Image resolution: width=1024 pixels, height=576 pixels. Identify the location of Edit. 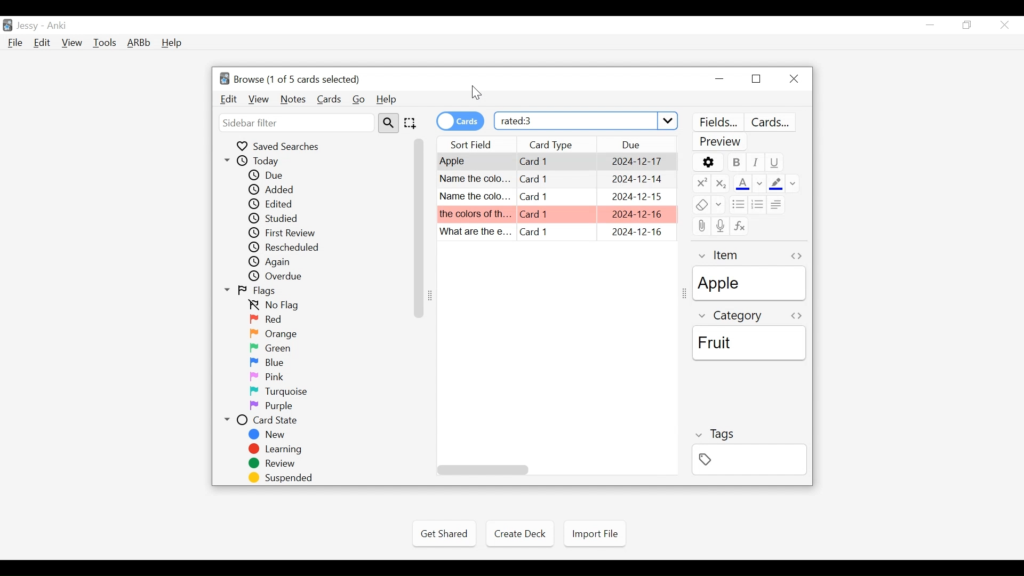
(230, 100).